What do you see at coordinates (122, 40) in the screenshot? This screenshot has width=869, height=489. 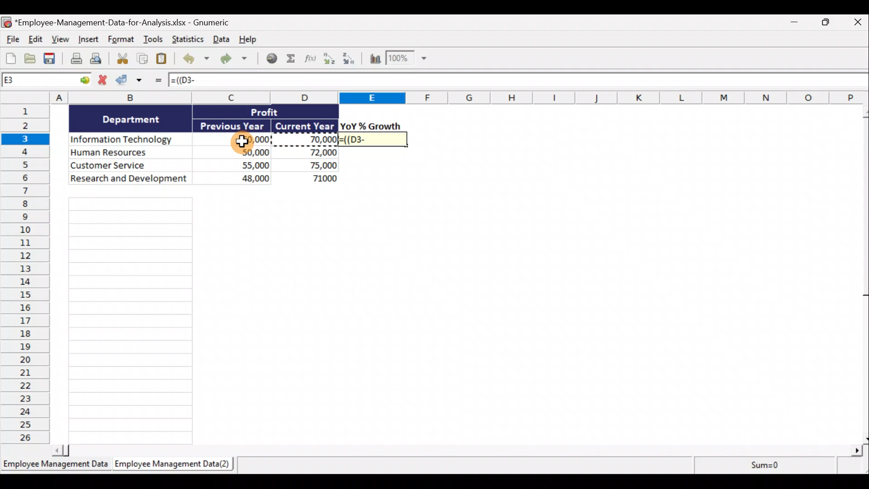 I see `Format` at bounding box center [122, 40].